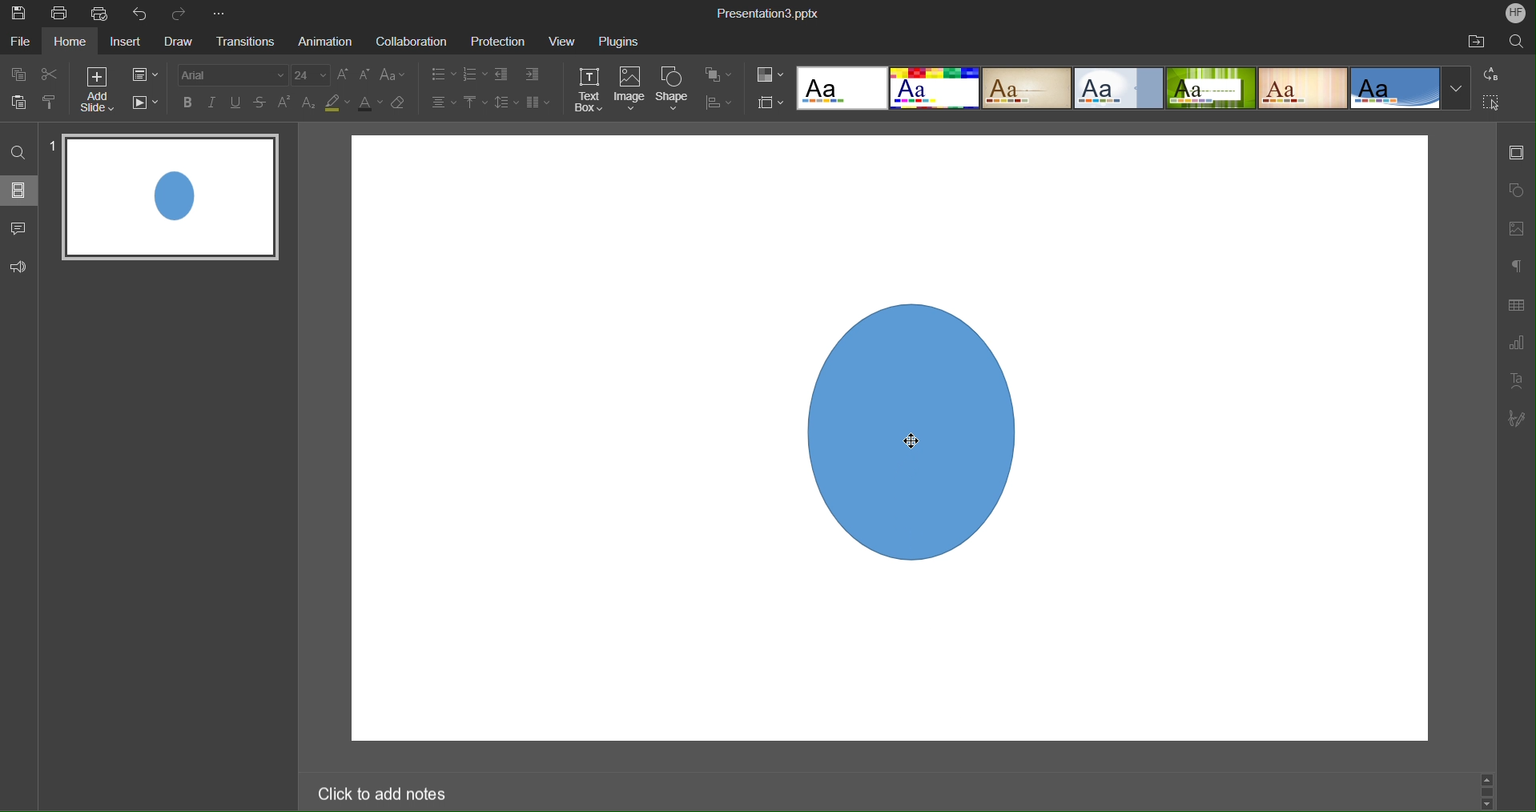  What do you see at coordinates (384, 794) in the screenshot?
I see `Click to add notes` at bounding box center [384, 794].